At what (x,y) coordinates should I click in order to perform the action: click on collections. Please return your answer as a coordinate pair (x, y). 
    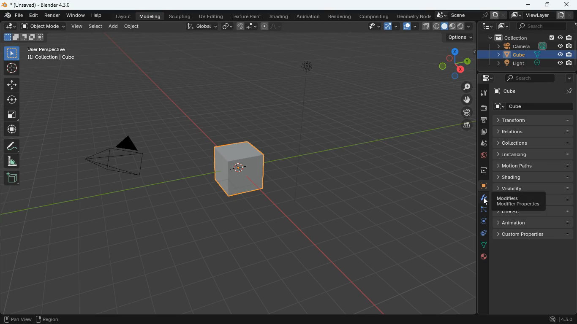
    Looking at the image, I should click on (533, 142).